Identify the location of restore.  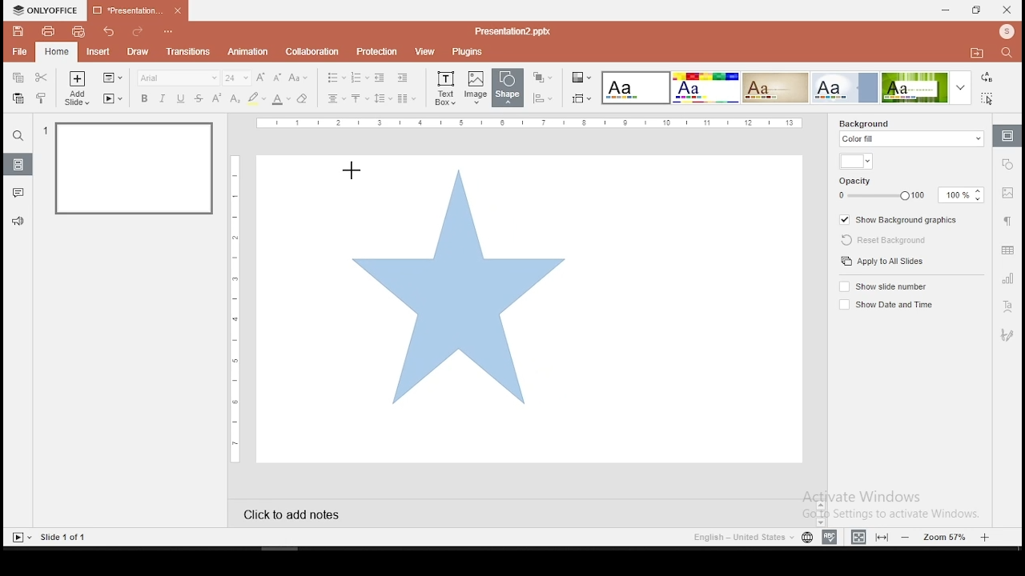
(977, 10).